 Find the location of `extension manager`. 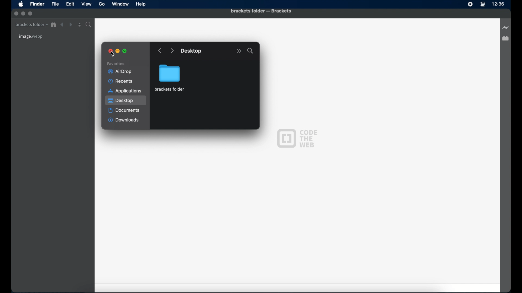

extension manager is located at coordinates (505, 39).